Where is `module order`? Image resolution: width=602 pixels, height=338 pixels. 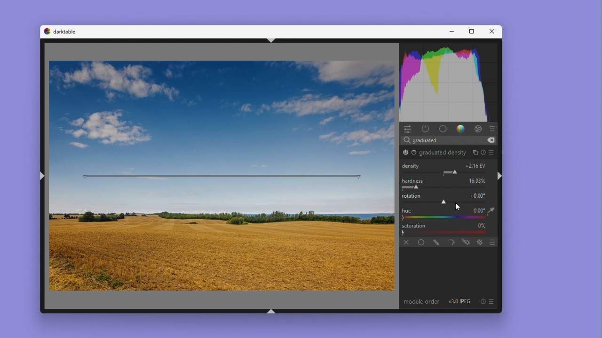
module order is located at coordinates (421, 302).